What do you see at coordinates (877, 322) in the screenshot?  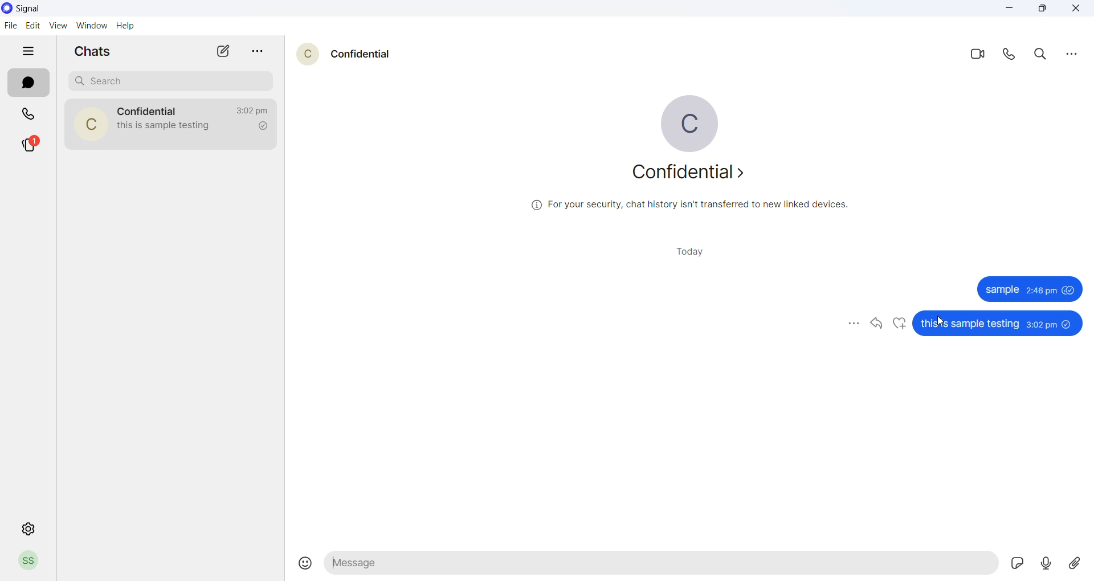 I see `share` at bounding box center [877, 322].